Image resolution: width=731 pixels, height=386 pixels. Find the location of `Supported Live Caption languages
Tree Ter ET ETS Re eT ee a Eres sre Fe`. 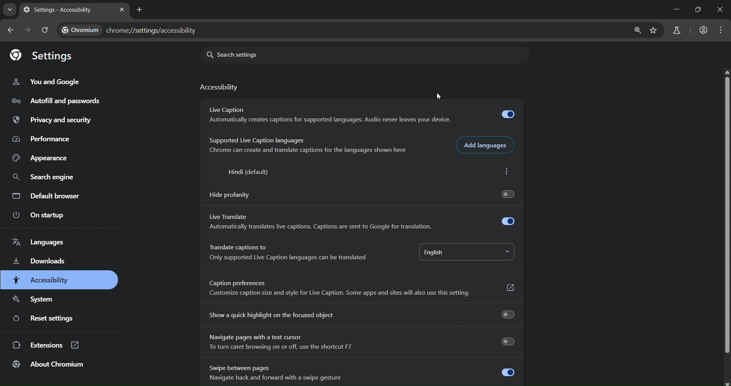

Supported Live Caption languages
Tree Ter ET ETS Re eT ee a Eres sre Fe is located at coordinates (308, 145).